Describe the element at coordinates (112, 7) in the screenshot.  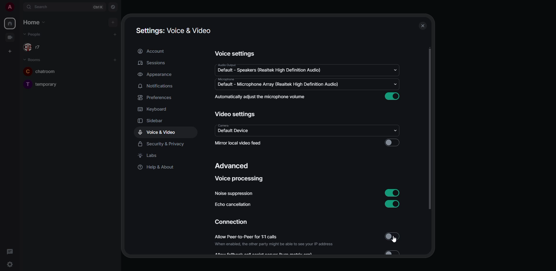
I see `navigator` at that location.